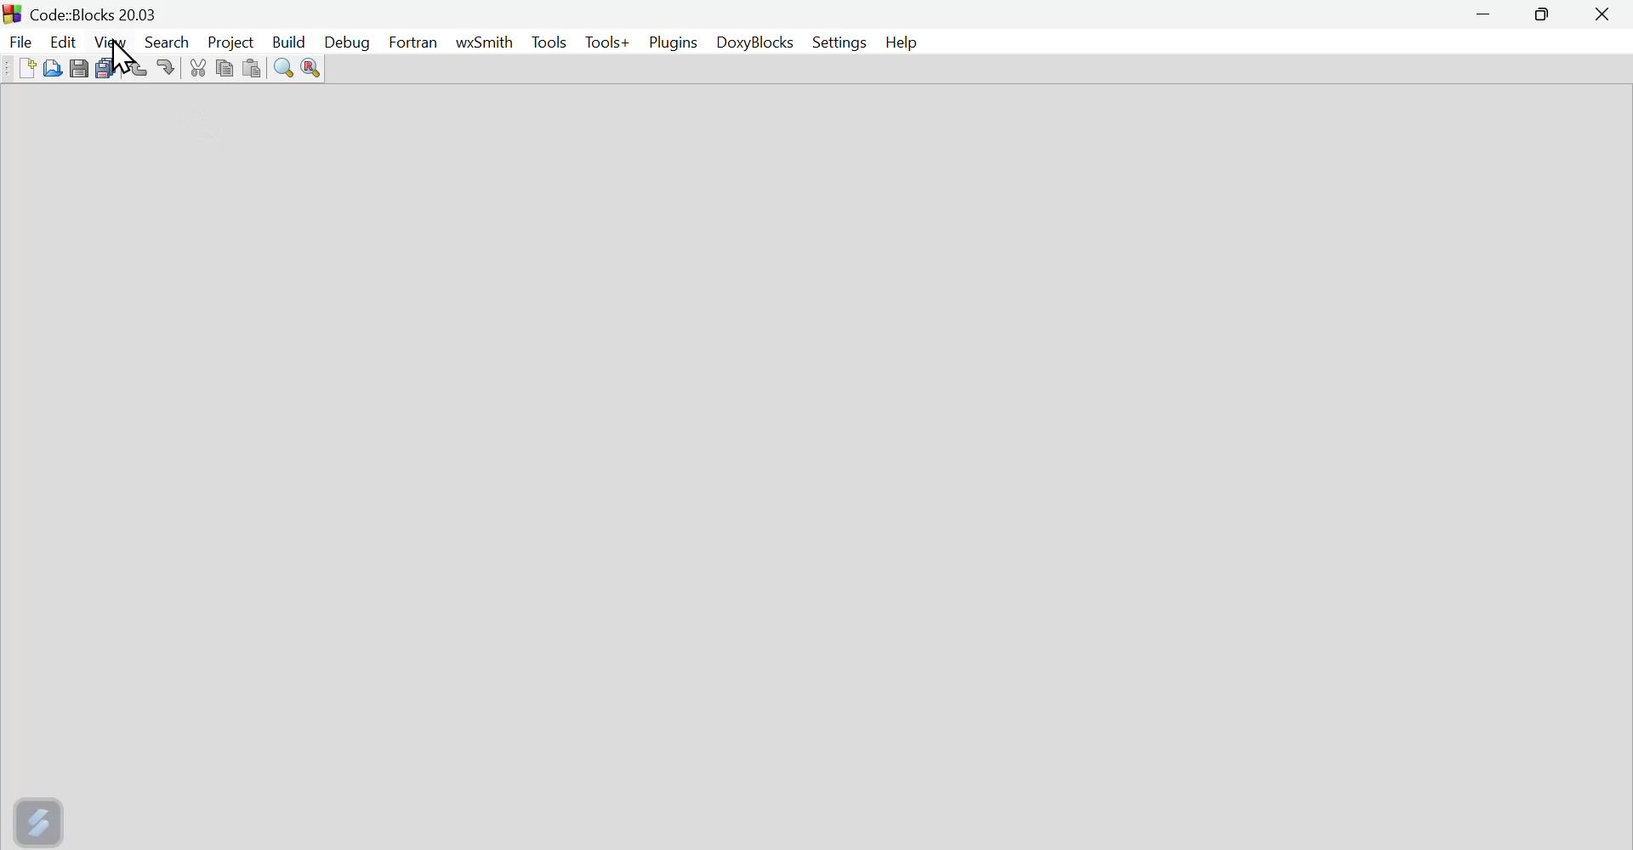 This screenshot has width=1633, height=850. Describe the element at coordinates (755, 44) in the screenshot. I see `Doxyblocks` at that location.